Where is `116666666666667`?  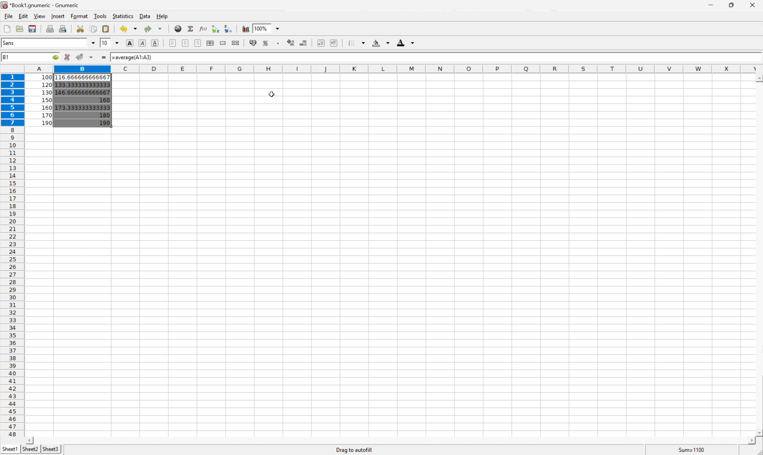 116666666666667 is located at coordinates (83, 76).